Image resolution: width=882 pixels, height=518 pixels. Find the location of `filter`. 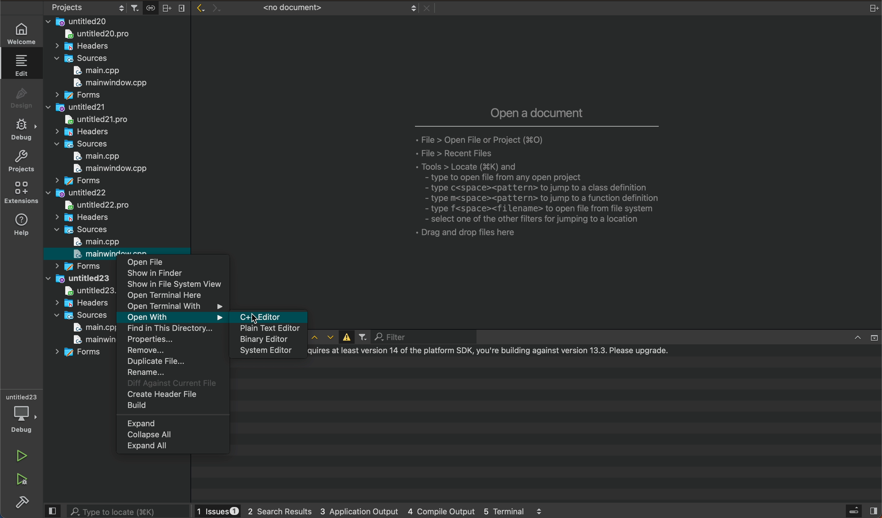

filter is located at coordinates (410, 337).